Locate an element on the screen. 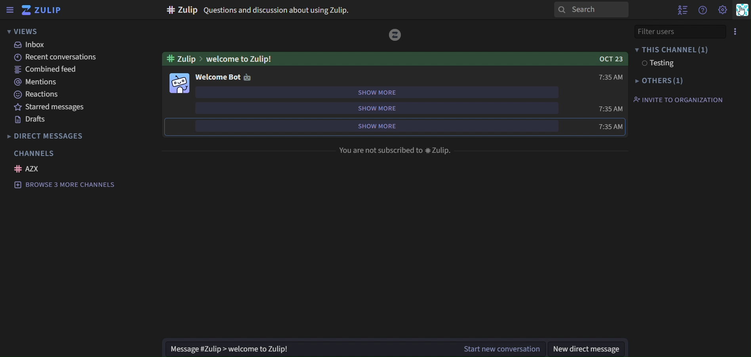 This screenshot has width=751, height=357. Oct 23 is located at coordinates (606, 60).